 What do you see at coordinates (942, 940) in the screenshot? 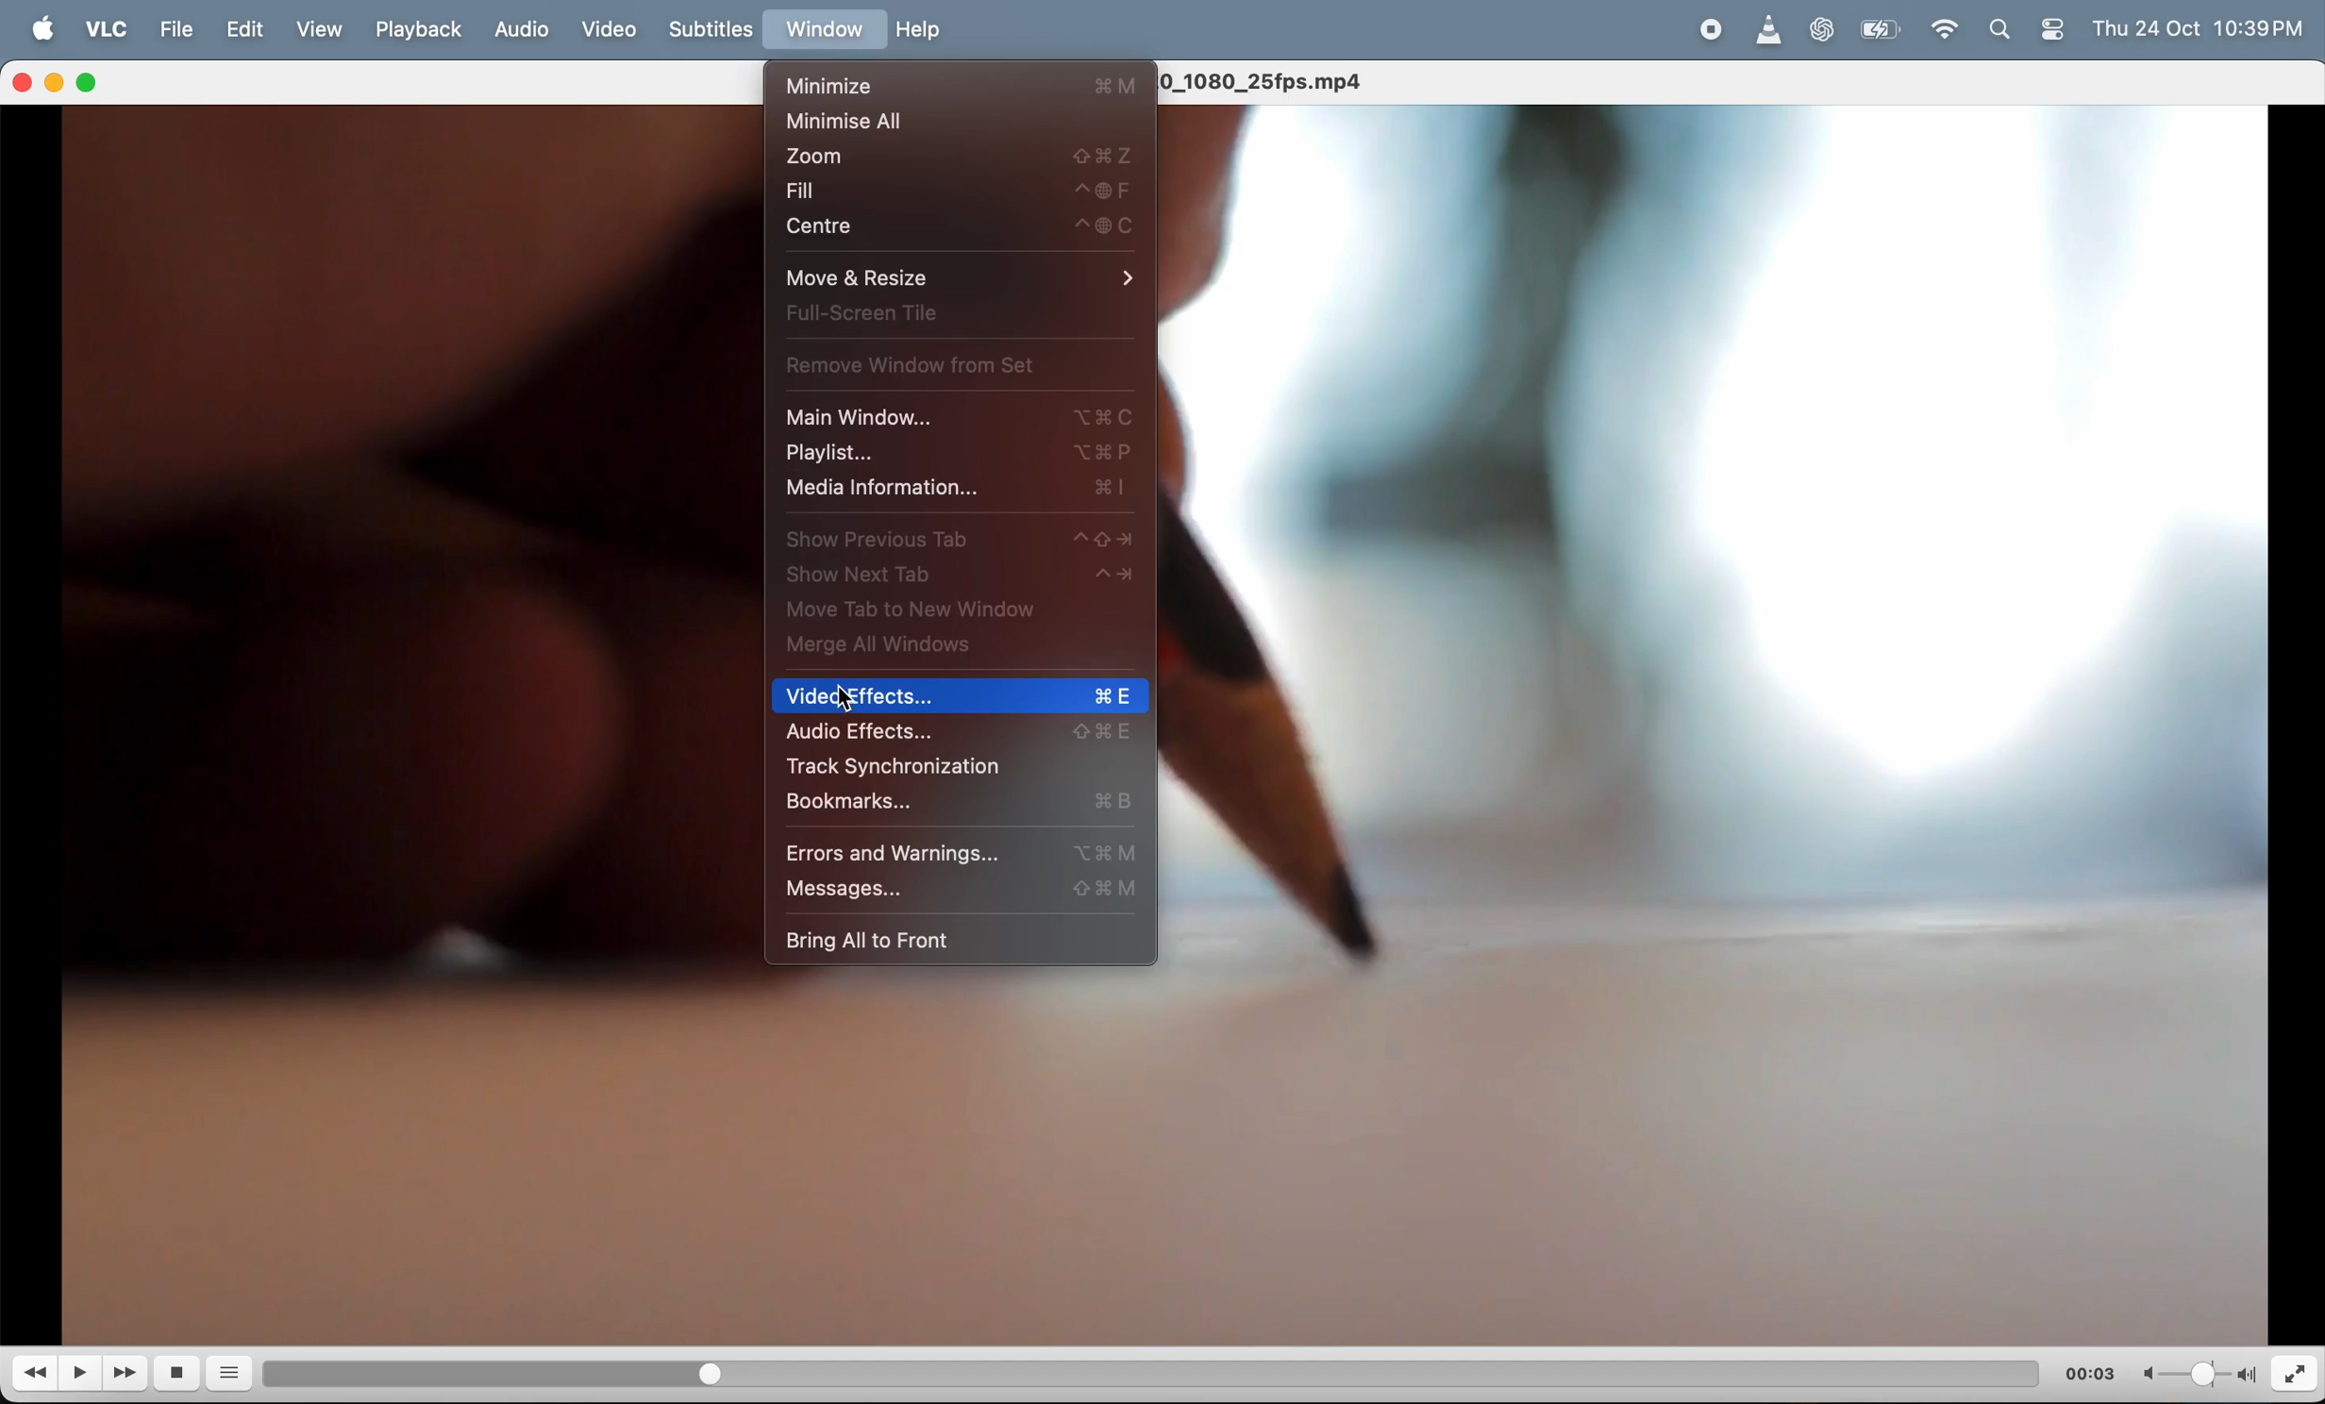
I see `bring all to front` at bounding box center [942, 940].